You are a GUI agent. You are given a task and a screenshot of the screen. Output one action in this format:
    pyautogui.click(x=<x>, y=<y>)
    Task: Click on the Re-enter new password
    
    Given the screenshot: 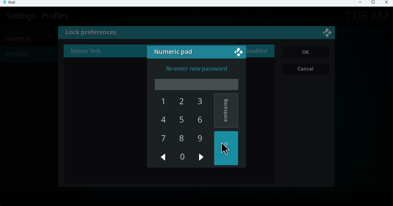 What is the action you would take?
    pyautogui.click(x=193, y=68)
    